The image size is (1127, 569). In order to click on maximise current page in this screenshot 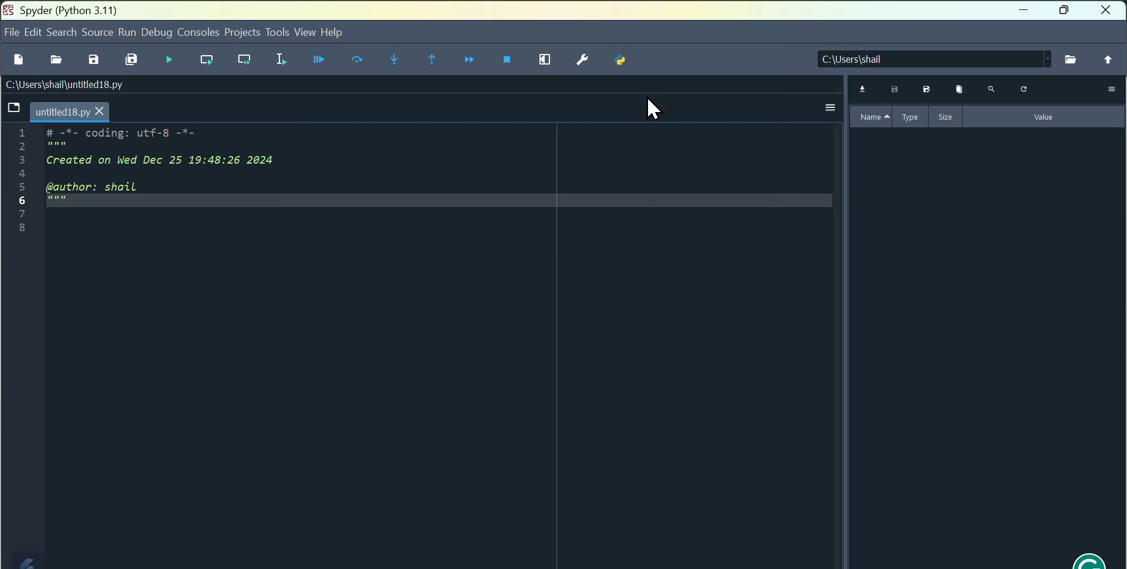, I will do `click(542, 63)`.